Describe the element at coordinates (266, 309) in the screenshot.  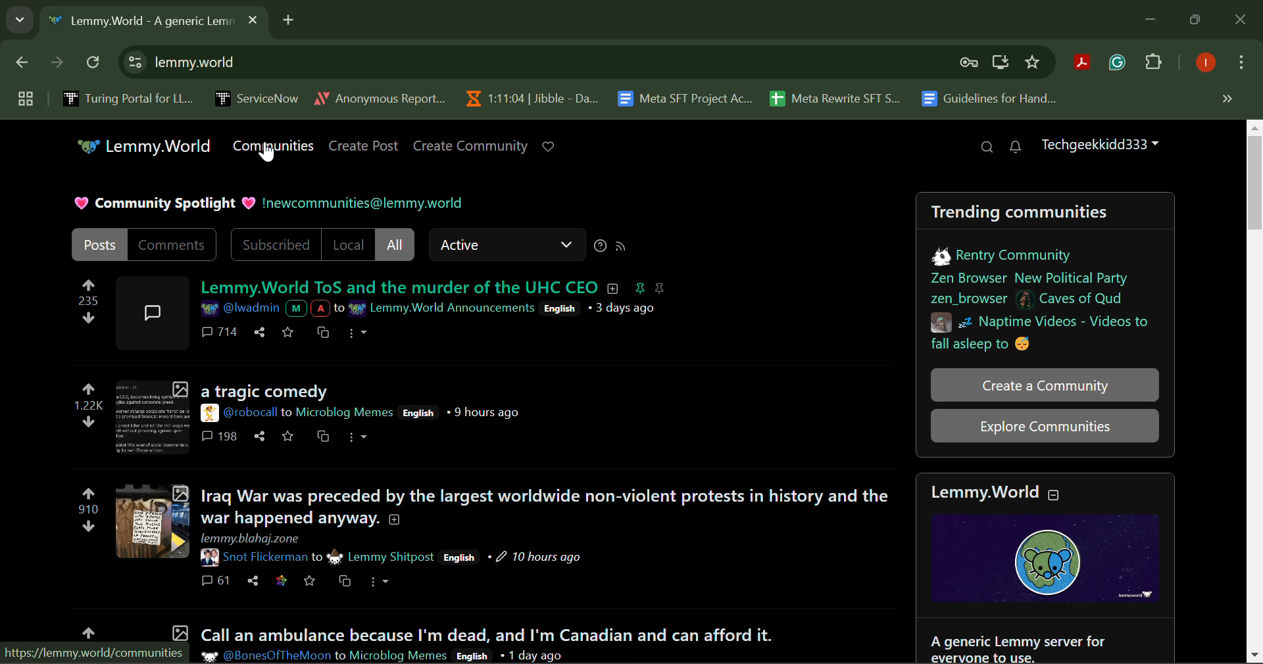
I see `@lwadmin` at that location.